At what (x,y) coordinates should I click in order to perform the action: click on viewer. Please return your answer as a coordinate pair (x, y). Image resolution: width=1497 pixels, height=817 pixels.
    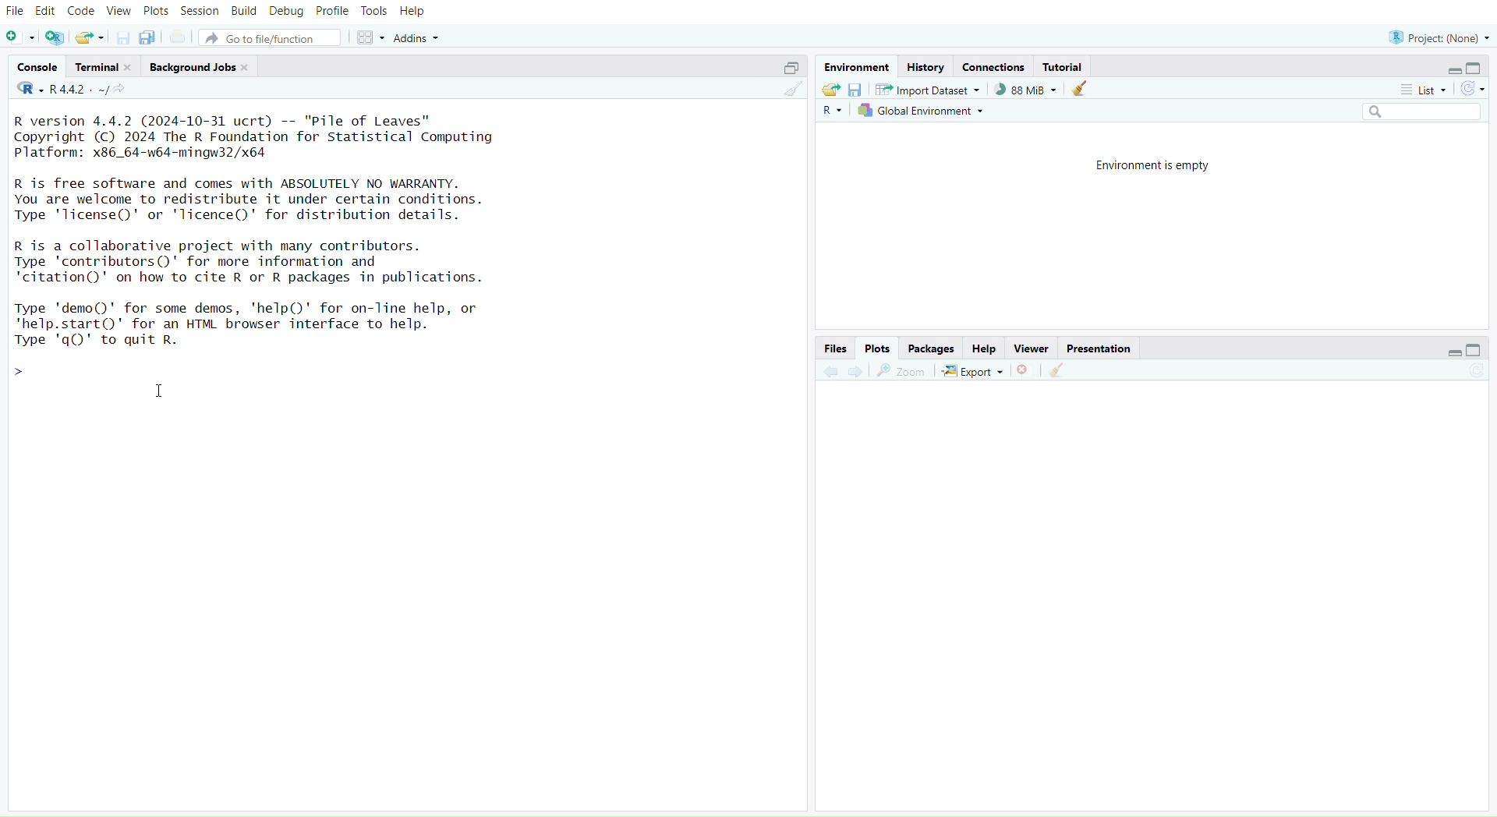
    Looking at the image, I should click on (1032, 349).